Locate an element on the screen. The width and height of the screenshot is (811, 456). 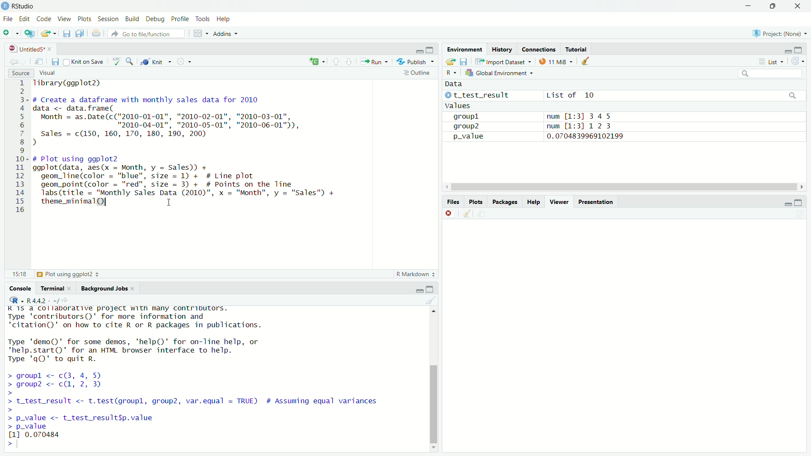
re-run previous code is located at coordinates (316, 62).